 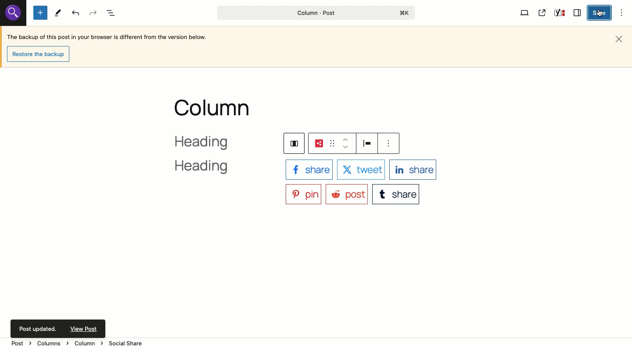 I want to click on Options, so click(x=622, y=12).